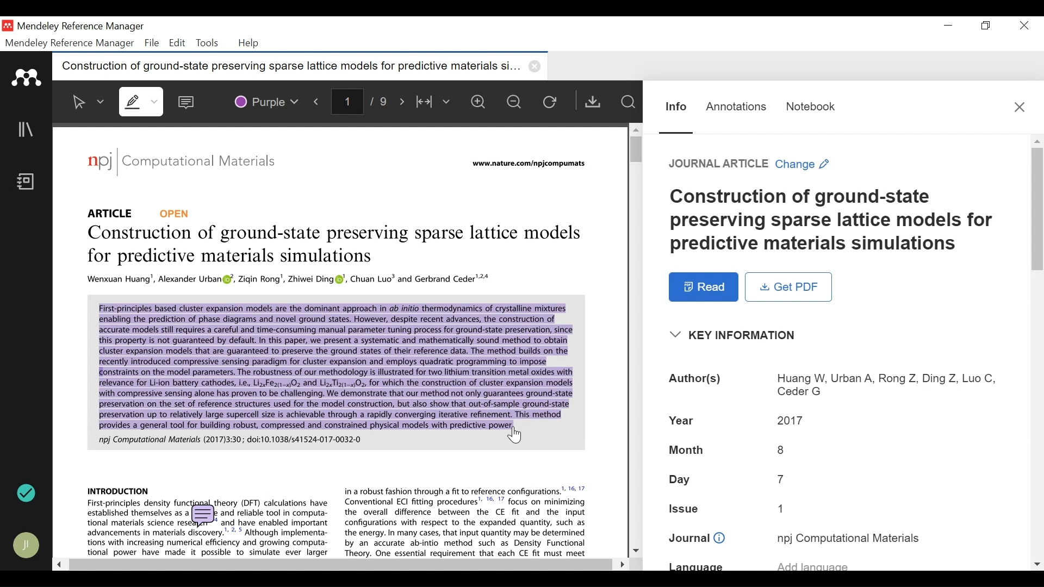 The width and height of the screenshot is (1044, 587). I want to click on close, so click(537, 66).